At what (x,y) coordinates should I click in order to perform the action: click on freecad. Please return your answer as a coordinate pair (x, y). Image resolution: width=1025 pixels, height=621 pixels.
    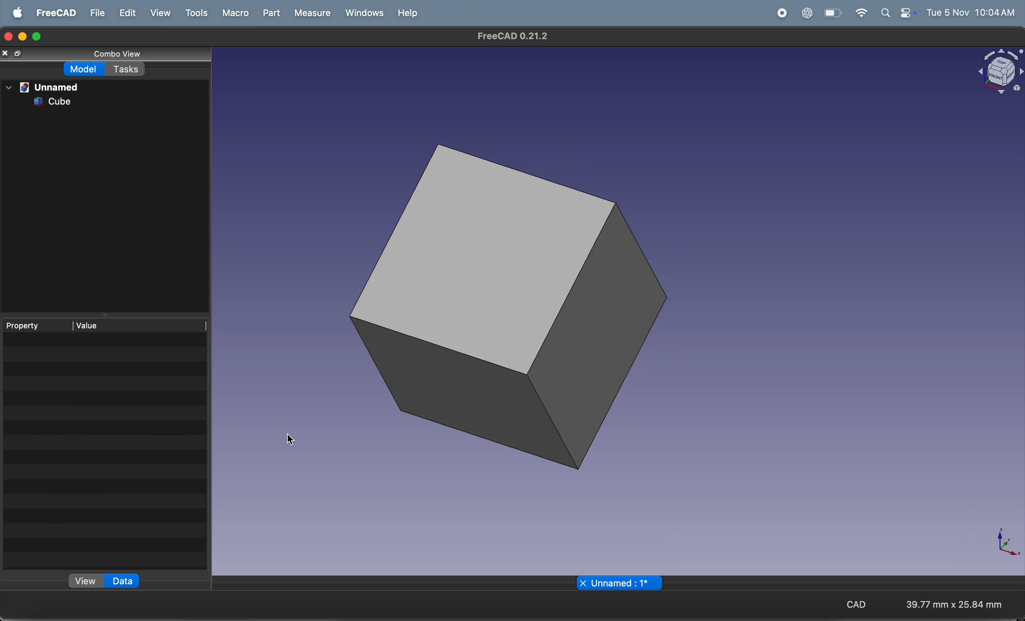
    Looking at the image, I should click on (55, 12).